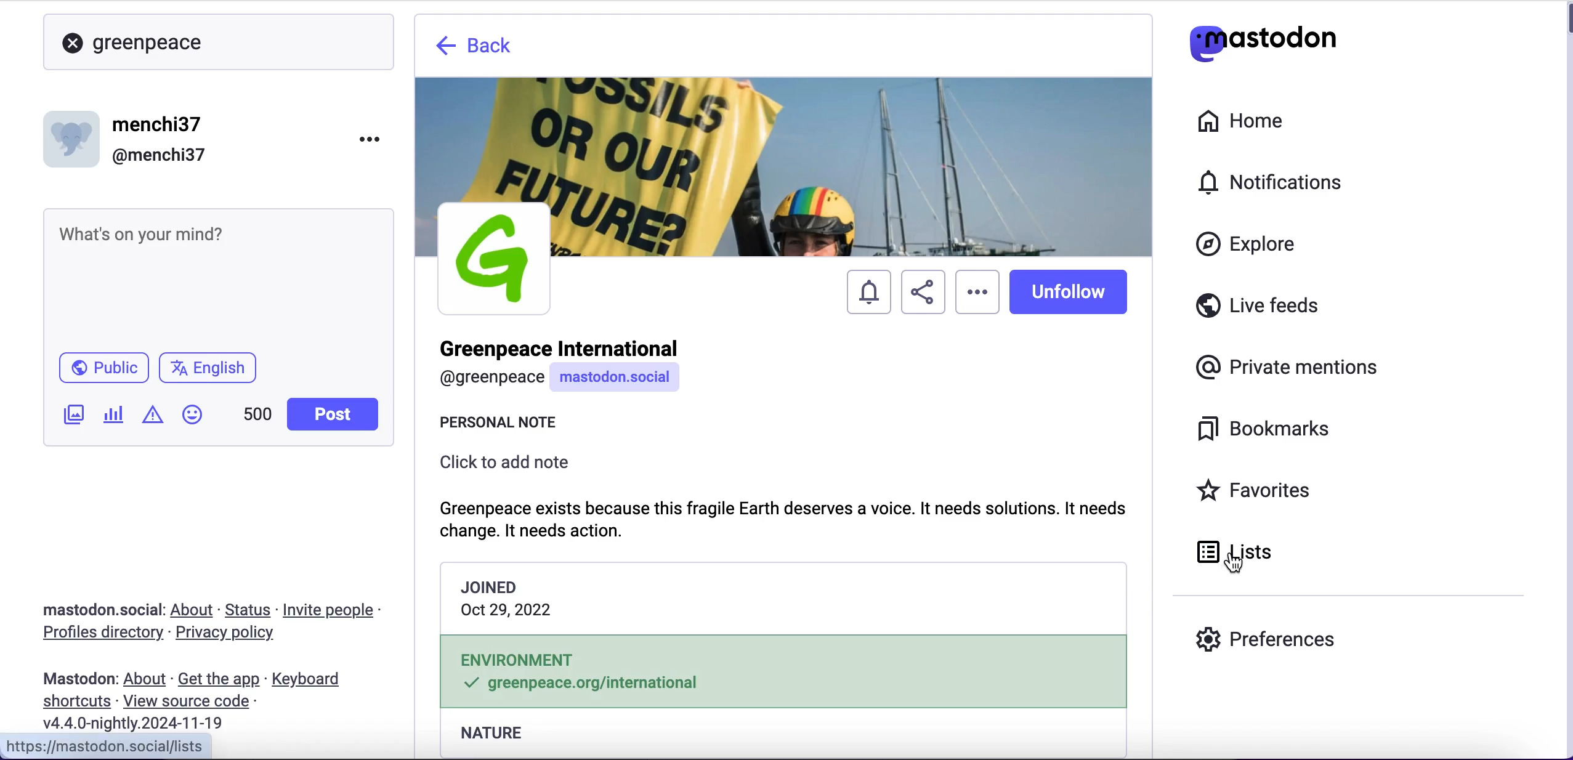 The width and height of the screenshot is (1573, 760). I want to click on characters, so click(257, 416).